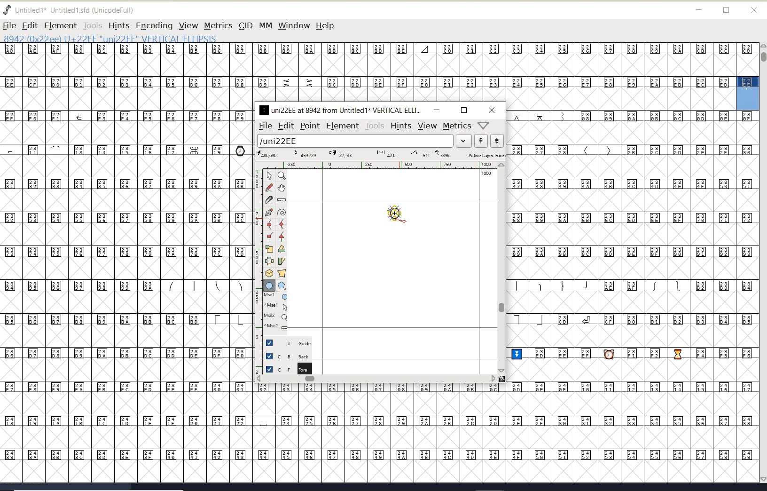  I want to click on scale the selection, so click(269, 249).